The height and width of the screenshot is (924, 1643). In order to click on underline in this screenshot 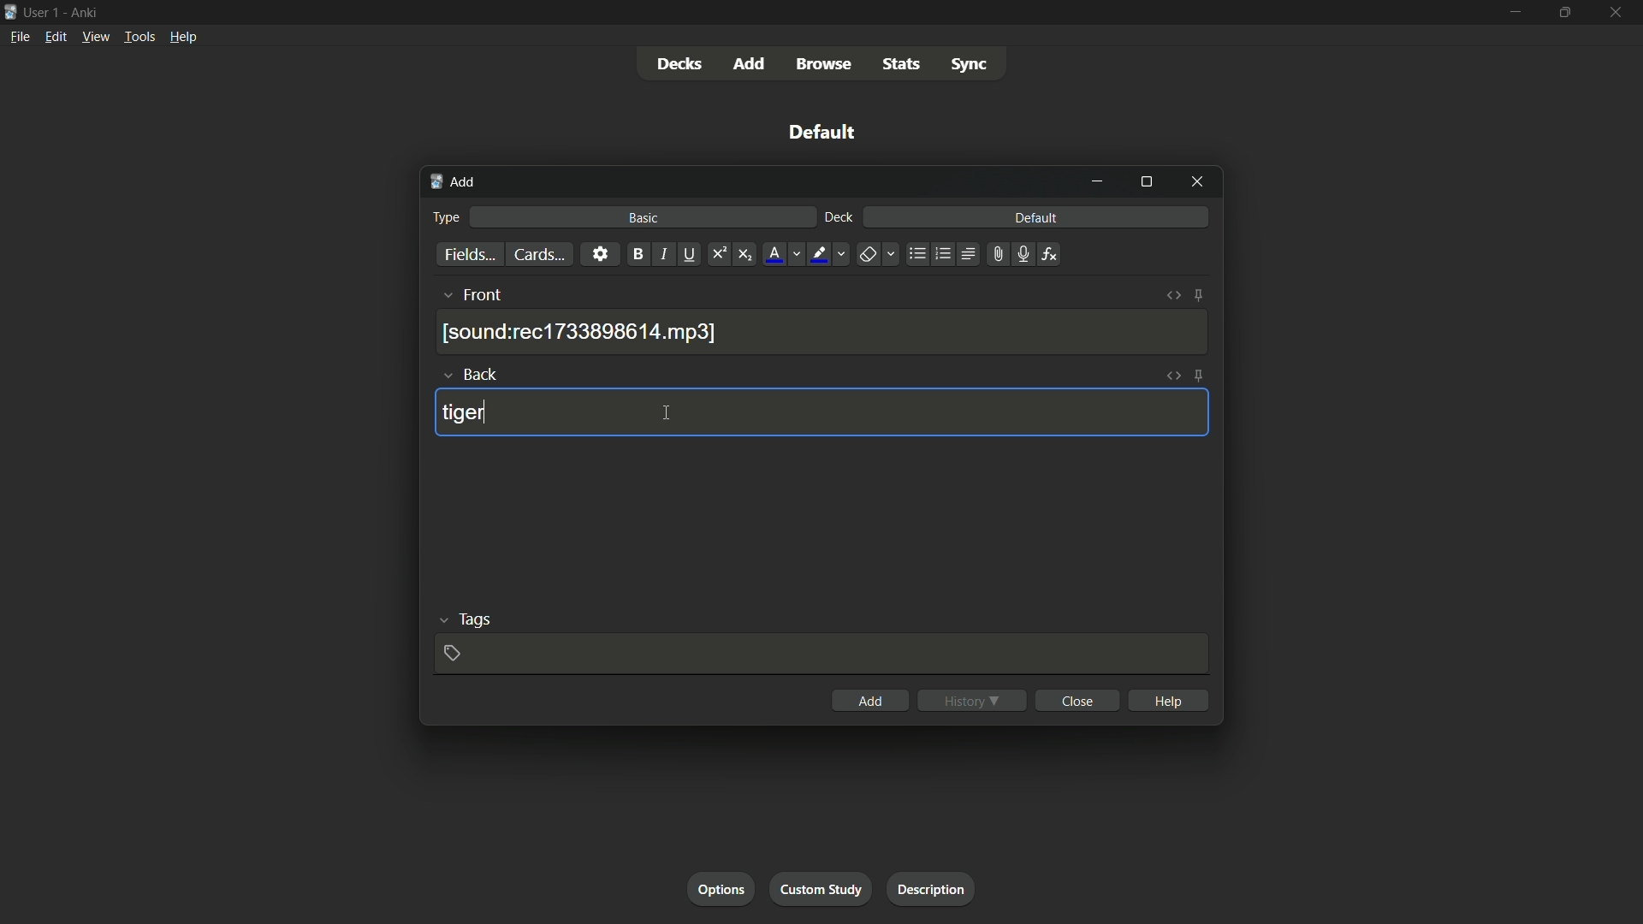, I will do `click(692, 254)`.